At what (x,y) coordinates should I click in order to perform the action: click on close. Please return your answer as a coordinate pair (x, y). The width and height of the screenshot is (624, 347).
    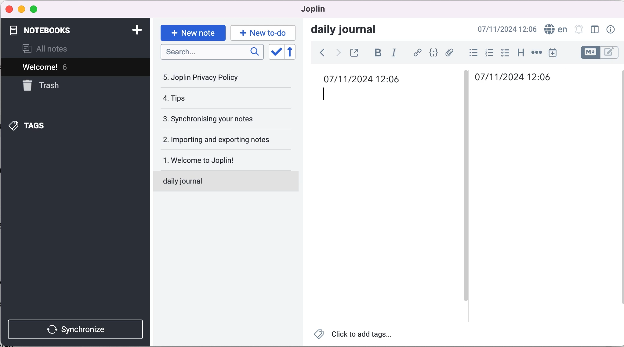
    Looking at the image, I should click on (8, 9).